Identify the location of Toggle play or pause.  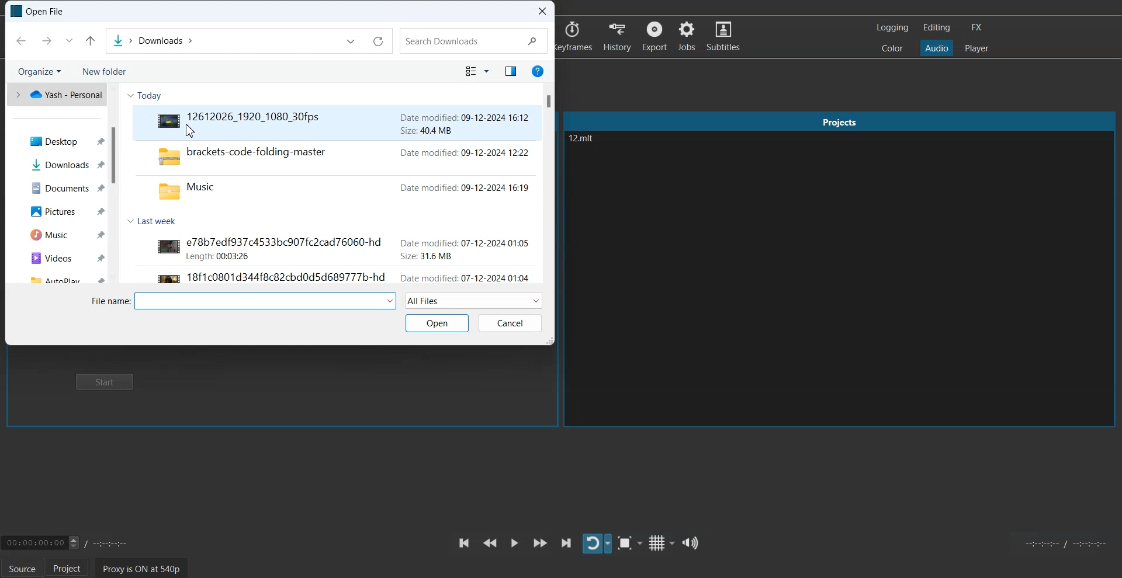
(515, 542).